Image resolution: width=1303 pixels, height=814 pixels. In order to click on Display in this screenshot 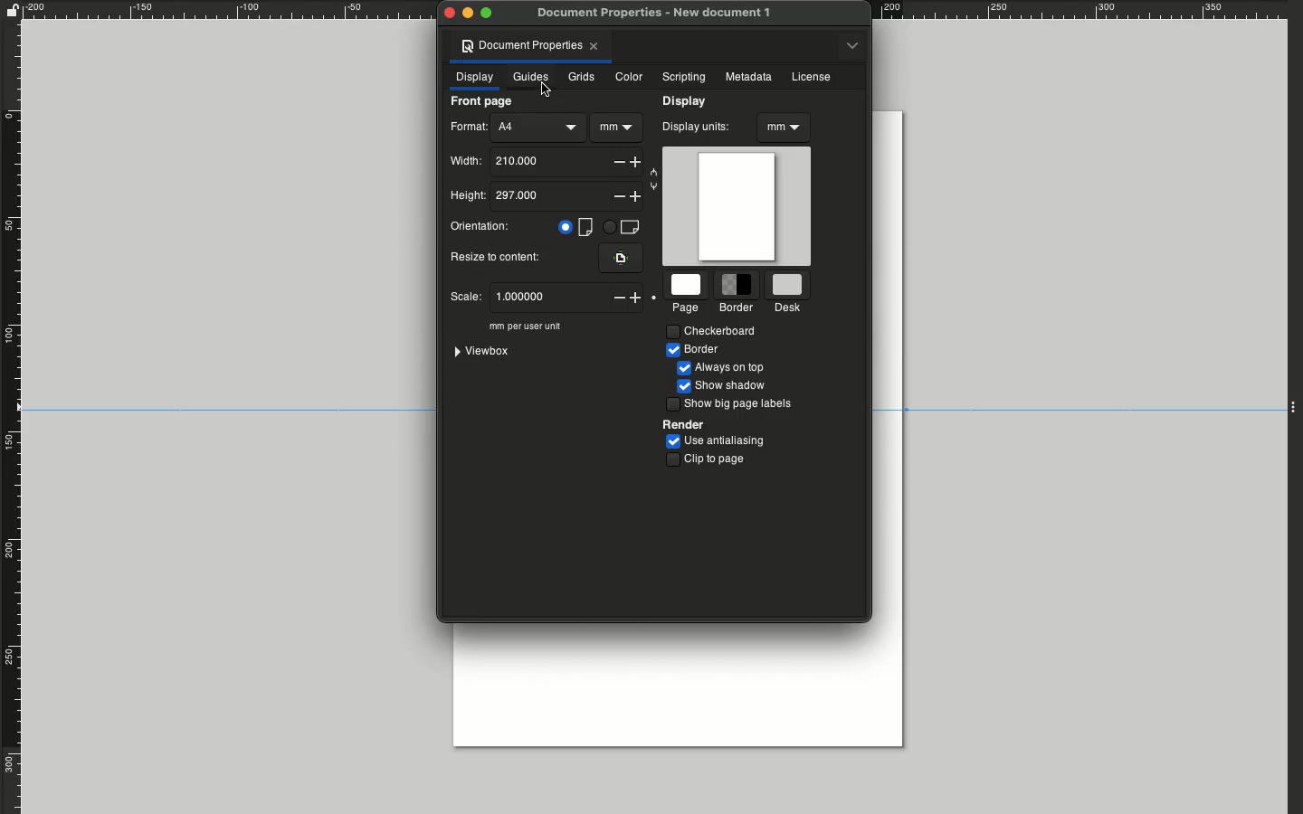, I will do `click(472, 79)`.